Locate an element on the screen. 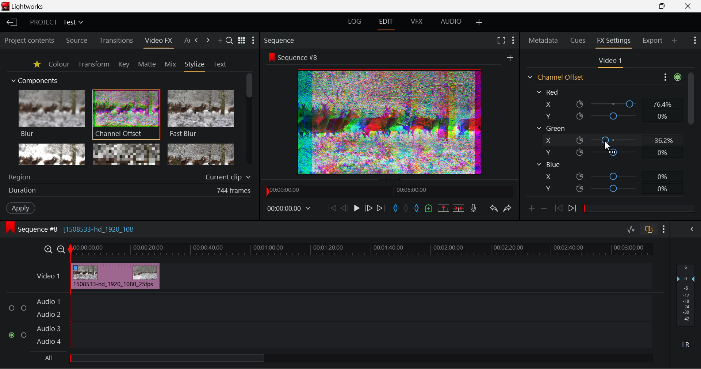 The image size is (701, 369). Edit Layout Open is located at coordinates (386, 24).